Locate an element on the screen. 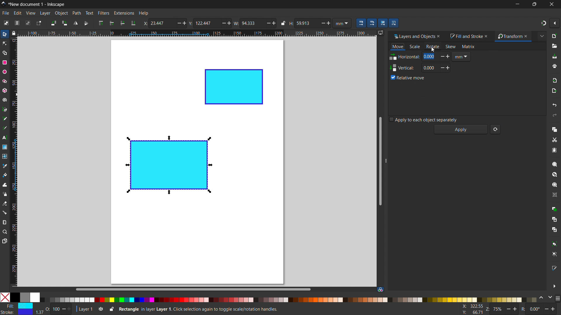 Image resolution: width=561 pixels, height=315 pixels. when  locked change height and width proportionally  is located at coordinates (283, 23).